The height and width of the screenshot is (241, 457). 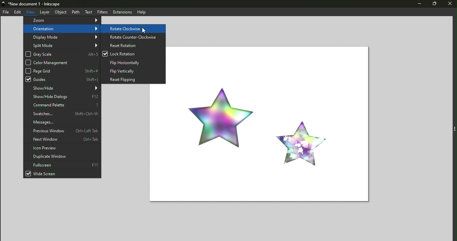 What do you see at coordinates (62, 122) in the screenshot?
I see `Messages` at bounding box center [62, 122].